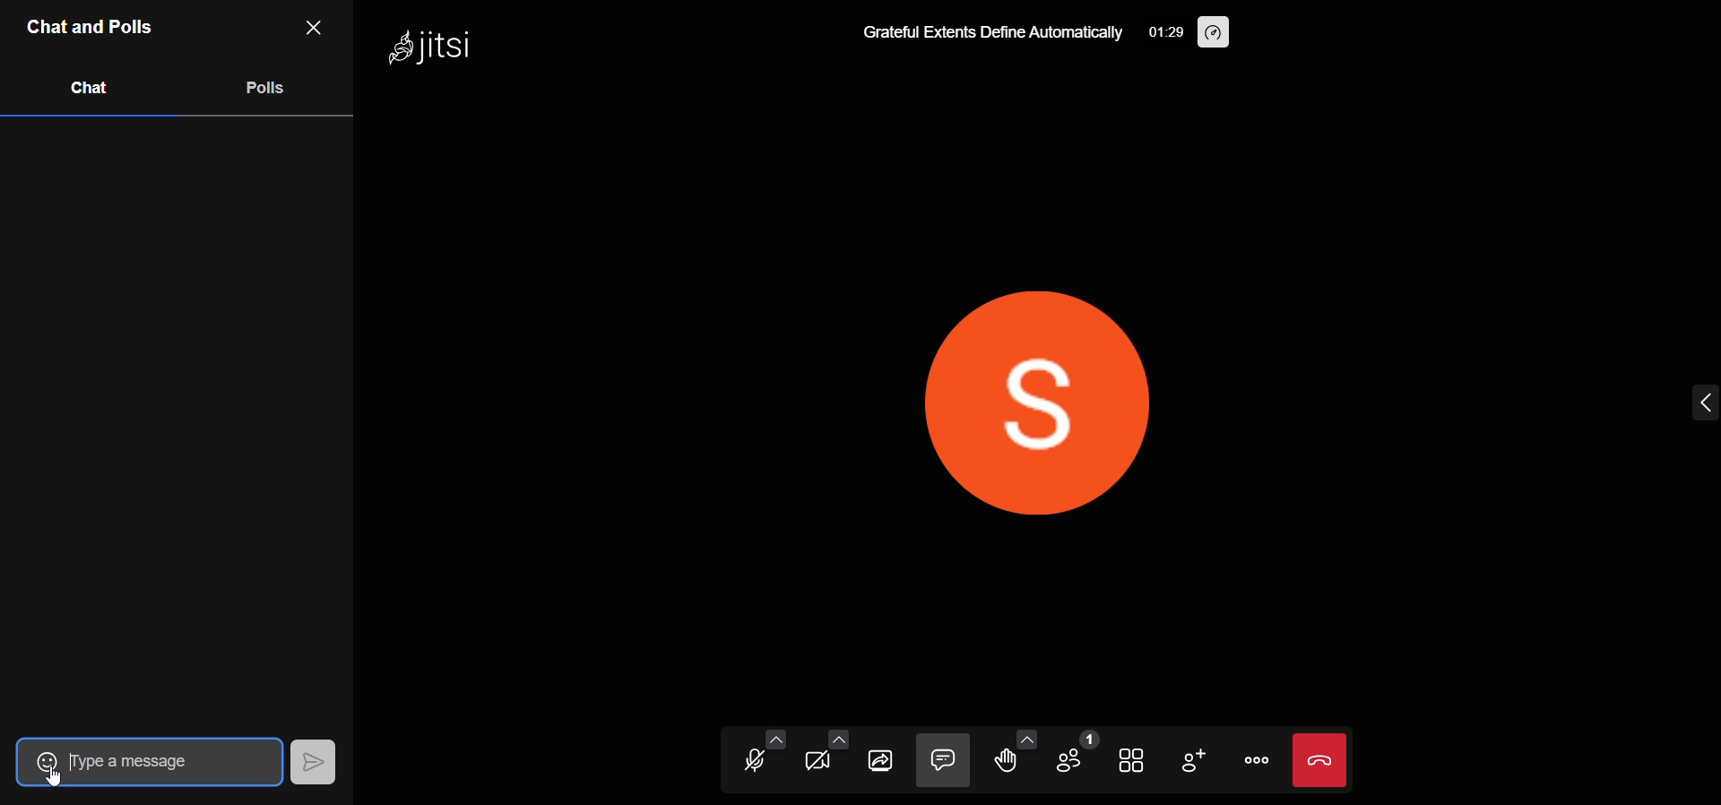  Describe the element at coordinates (267, 89) in the screenshot. I see `polls` at that location.